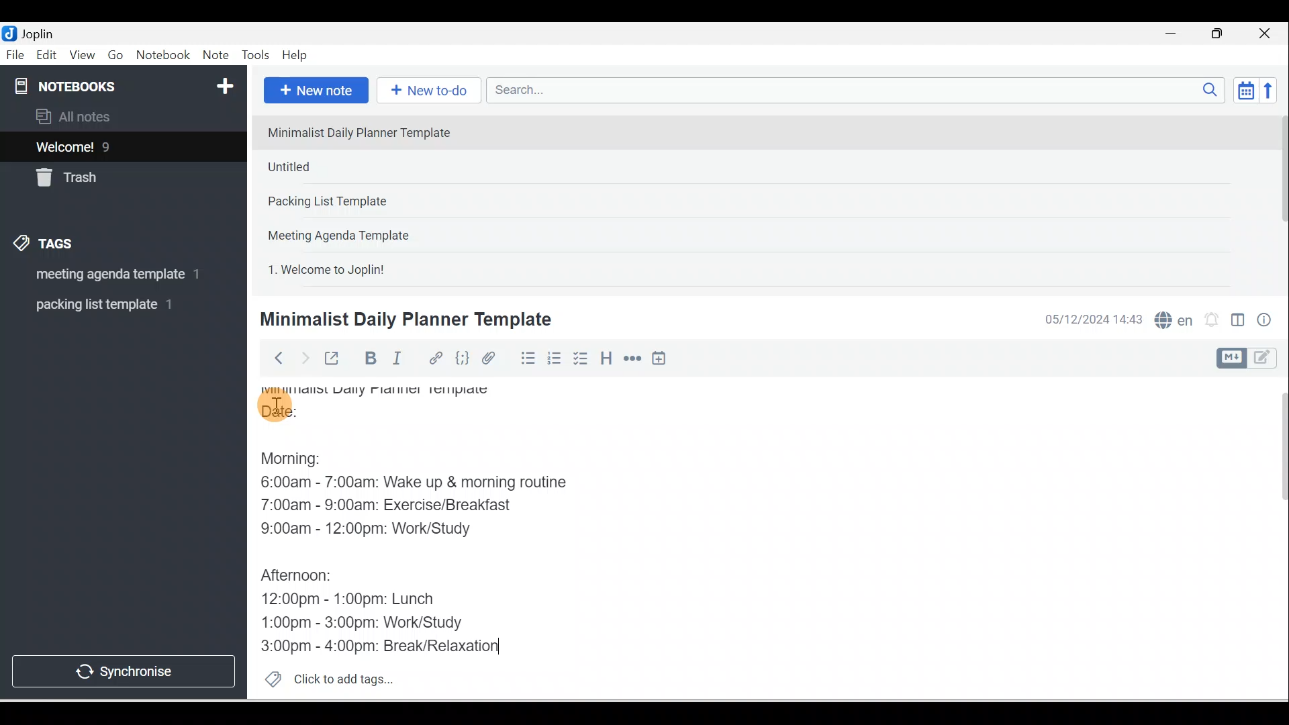 Image resolution: width=1289 pixels, height=725 pixels. Describe the element at coordinates (1266, 322) in the screenshot. I see `Note properties` at that location.